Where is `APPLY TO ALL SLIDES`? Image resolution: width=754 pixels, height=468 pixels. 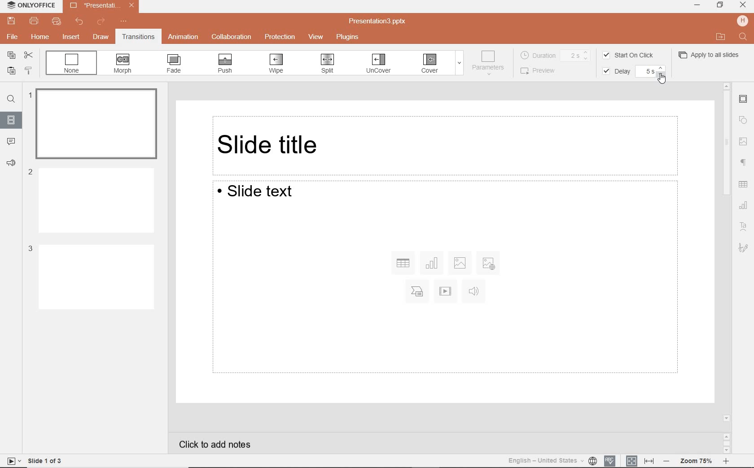 APPLY TO ALL SLIDES is located at coordinates (710, 54).